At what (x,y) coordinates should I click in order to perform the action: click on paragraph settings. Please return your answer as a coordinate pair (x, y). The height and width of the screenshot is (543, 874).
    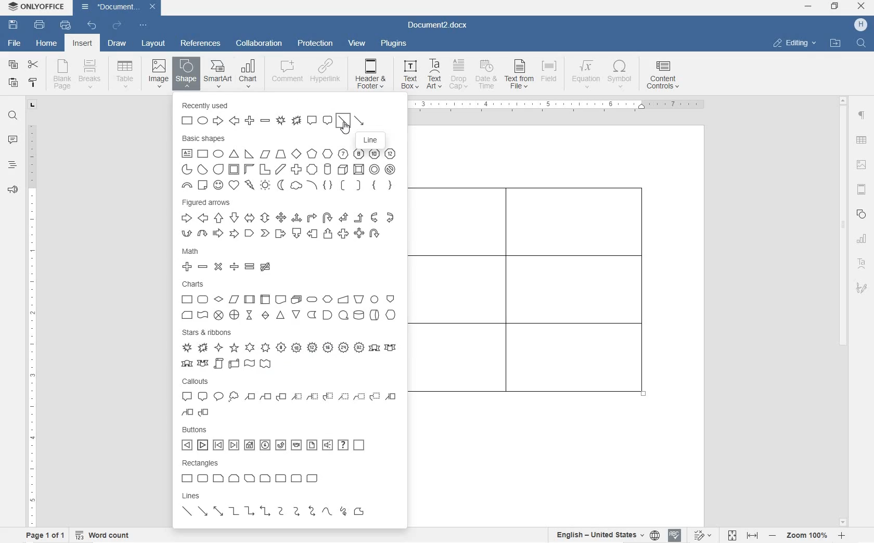
    Looking at the image, I should click on (862, 115).